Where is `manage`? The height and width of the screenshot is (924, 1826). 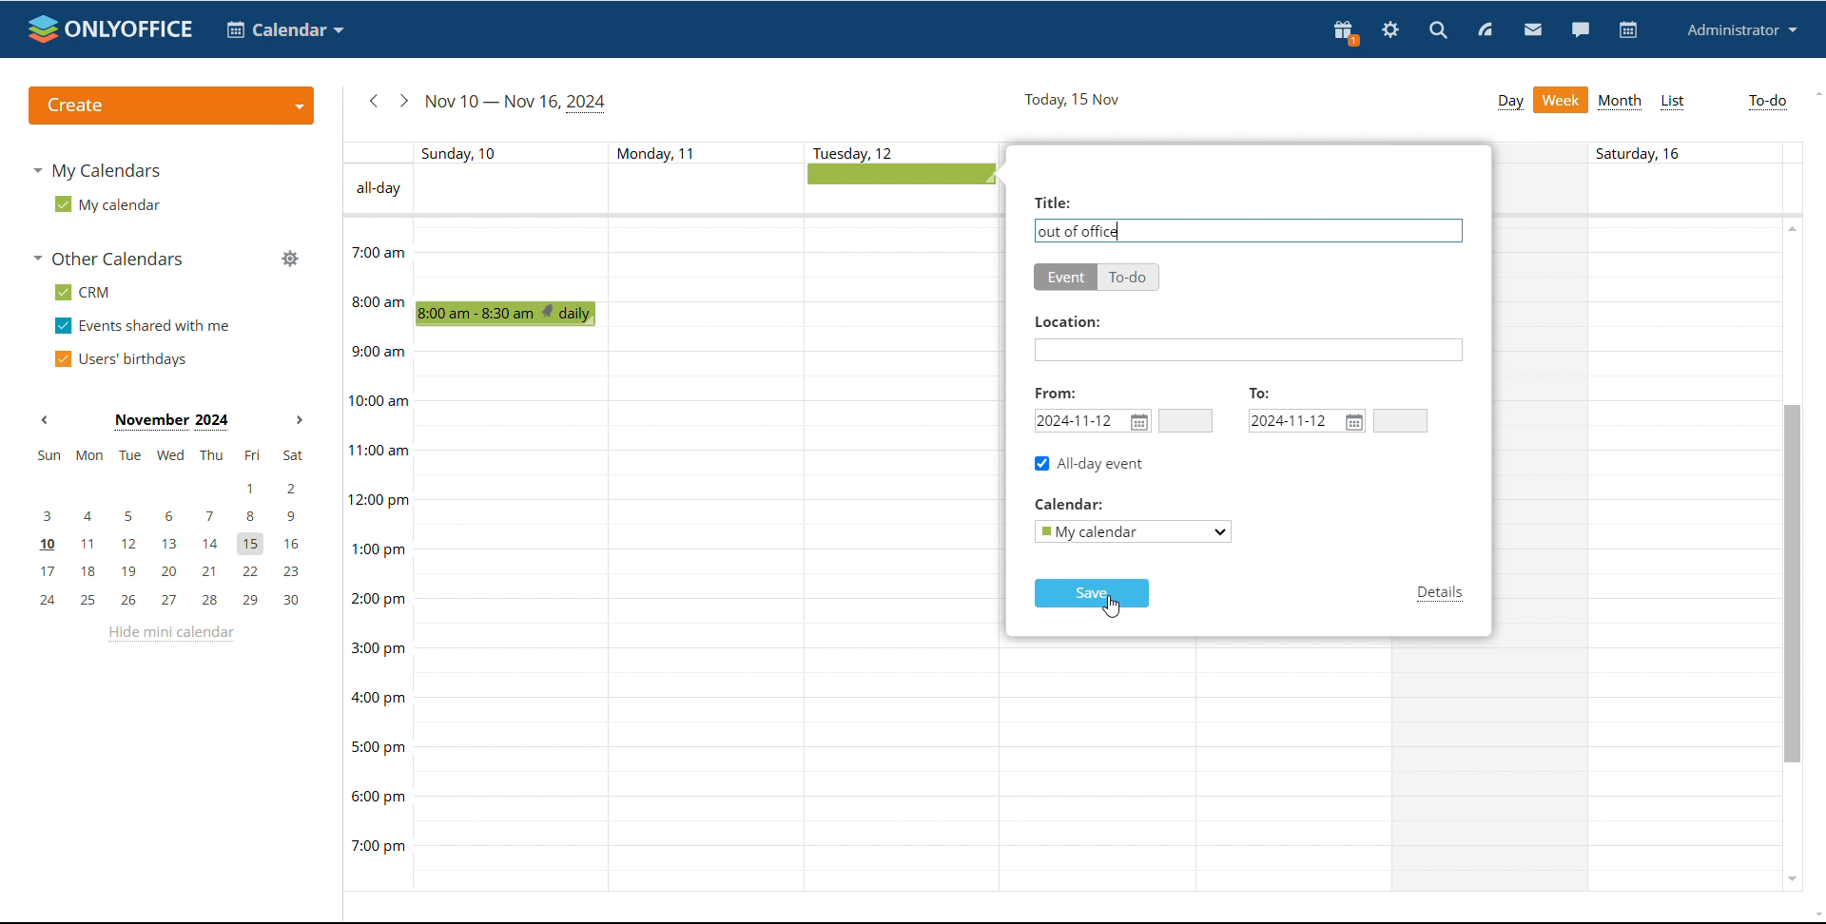 manage is located at coordinates (290, 258).